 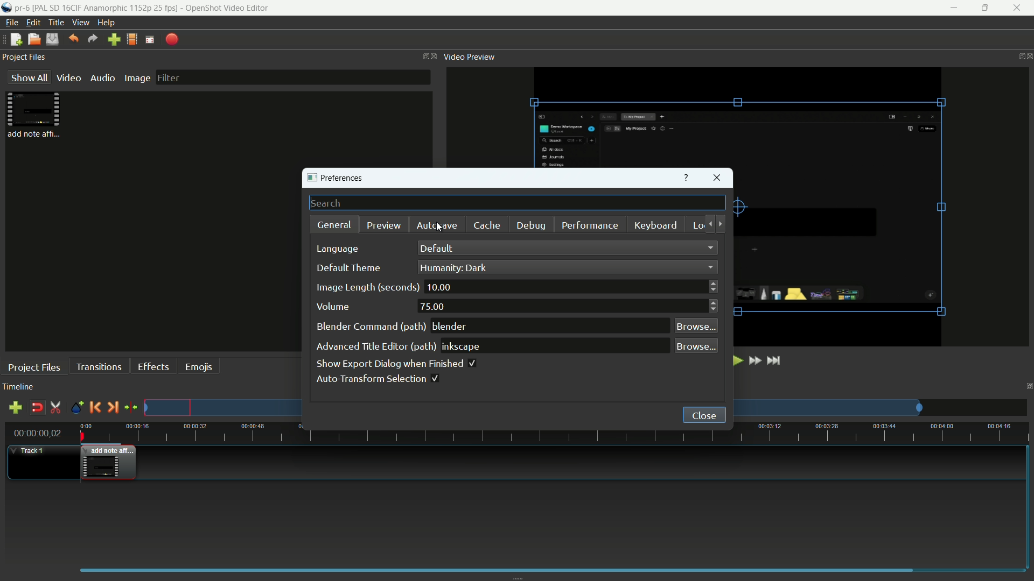 I want to click on play or pause, so click(x=736, y=360).